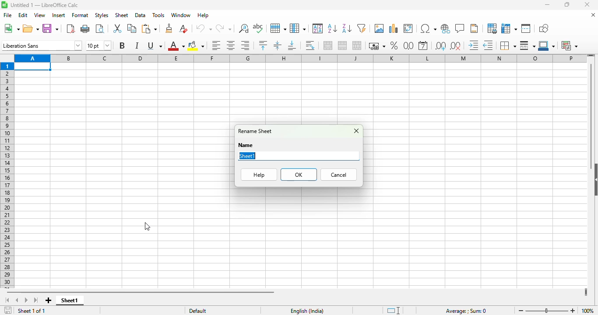 The image size is (598, 315). I want to click on split window, so click(526, 28).